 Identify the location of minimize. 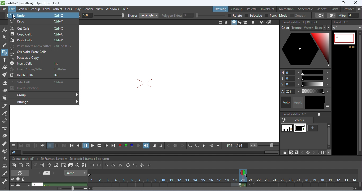
(331, 3).